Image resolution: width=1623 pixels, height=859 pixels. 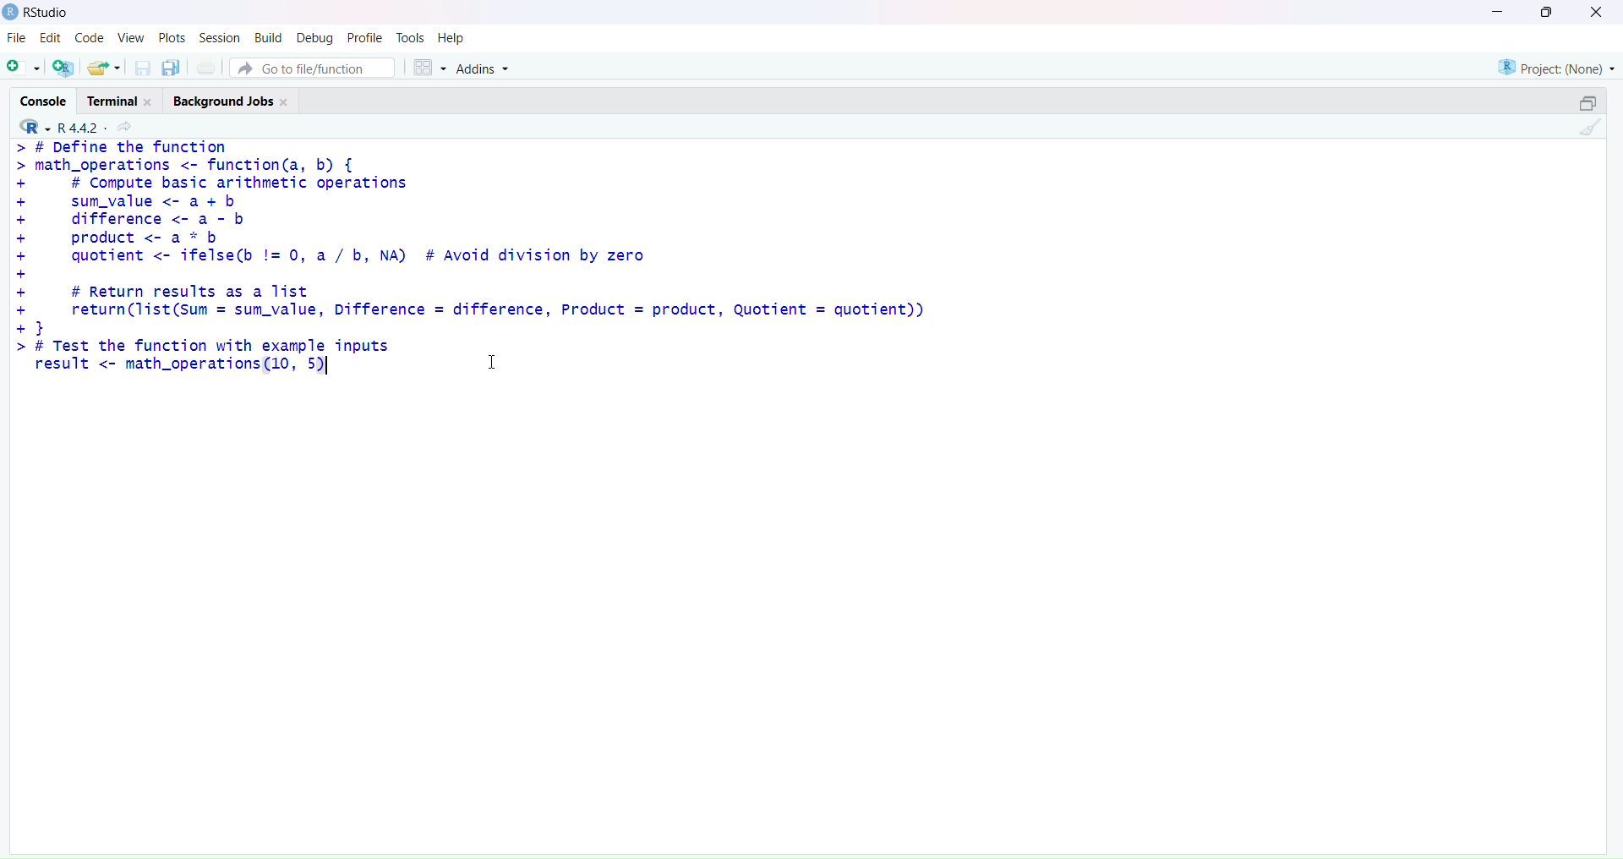 I want to click on Open an existing file (Ctrl + O), so click(x=103, y=68).